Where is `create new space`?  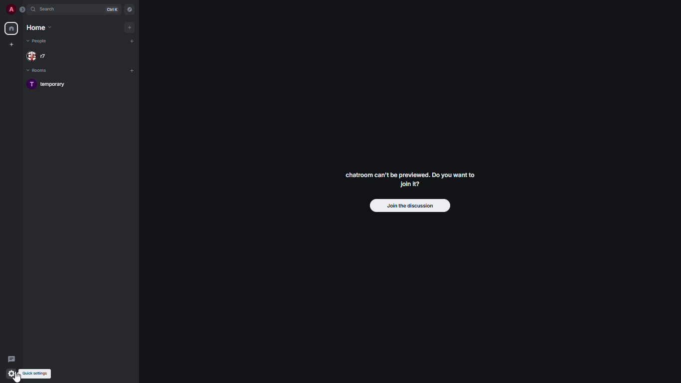
create new space is located at coordinates (12, 44).